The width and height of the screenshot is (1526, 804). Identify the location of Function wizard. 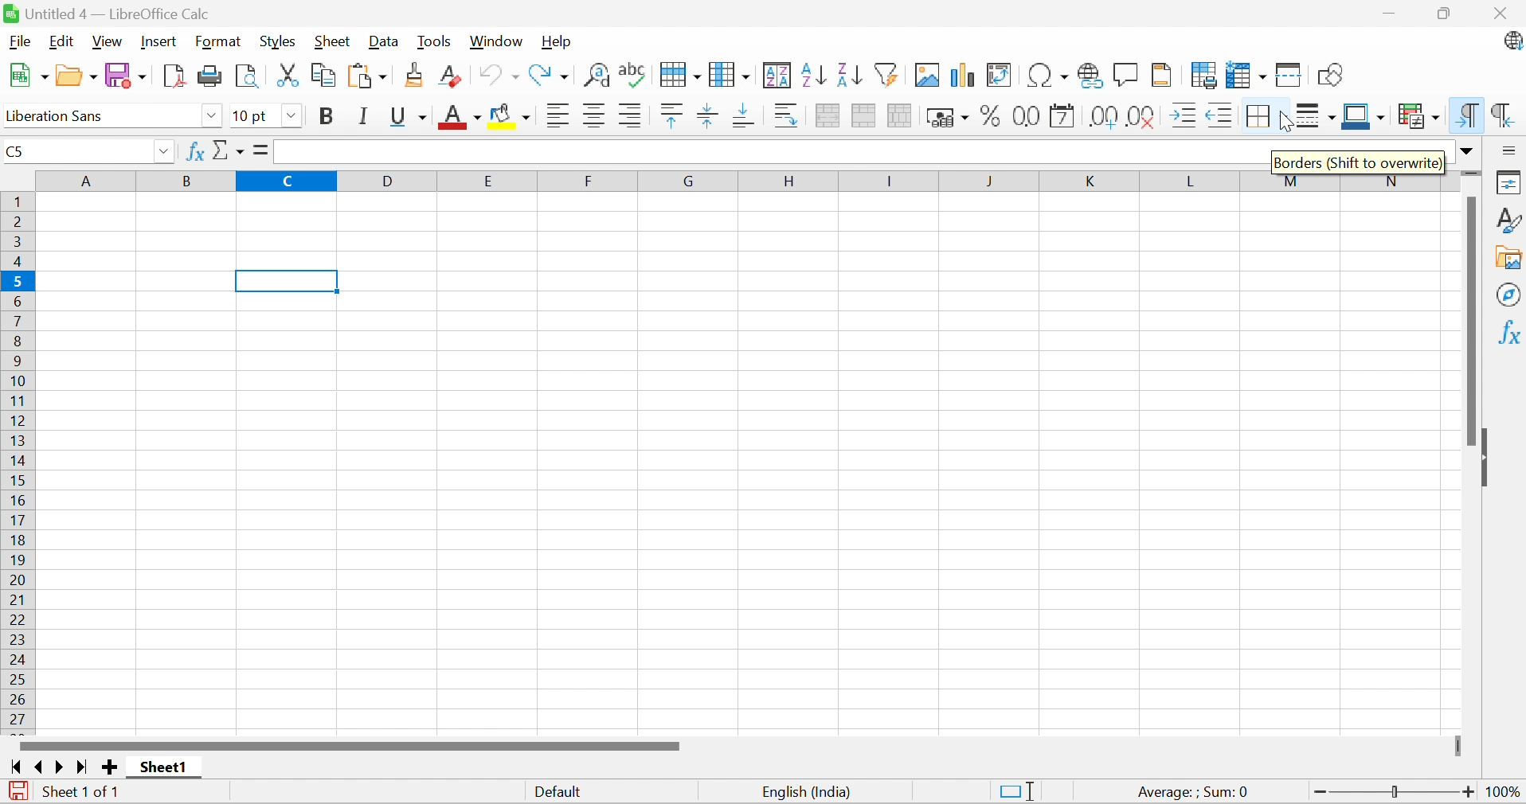
(194, 150).